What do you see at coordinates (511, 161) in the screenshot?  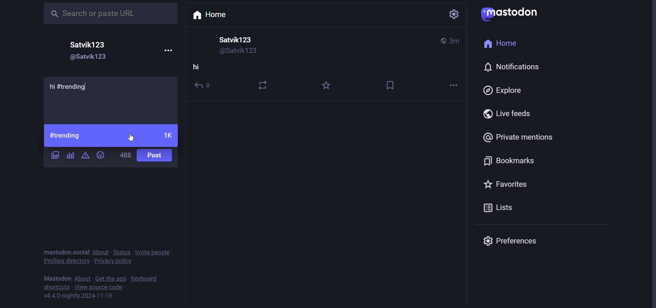 I see `bookmark` at bounding box center [511, 161].